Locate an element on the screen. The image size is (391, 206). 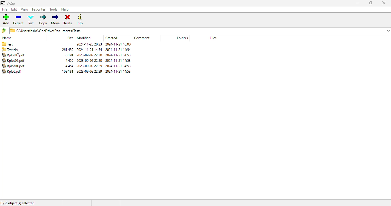
2023-09-02 22:29 is located at coordinates (90, 66).